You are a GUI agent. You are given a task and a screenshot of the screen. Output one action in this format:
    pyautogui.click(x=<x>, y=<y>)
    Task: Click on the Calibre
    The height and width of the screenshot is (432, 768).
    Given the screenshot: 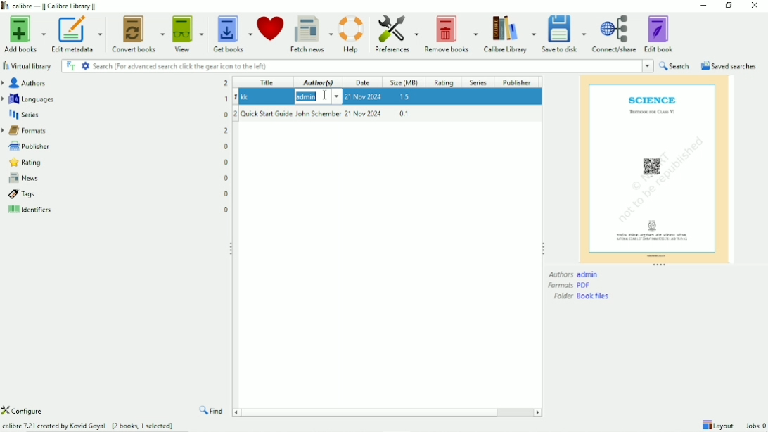 What is the action you would take?
    pyautogui.click(x=509, y=34)
    